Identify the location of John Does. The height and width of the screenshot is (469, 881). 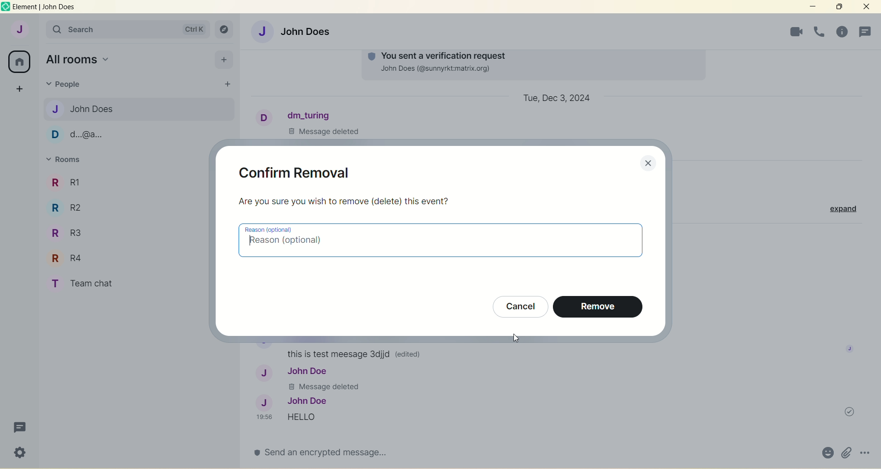
(86, 109).